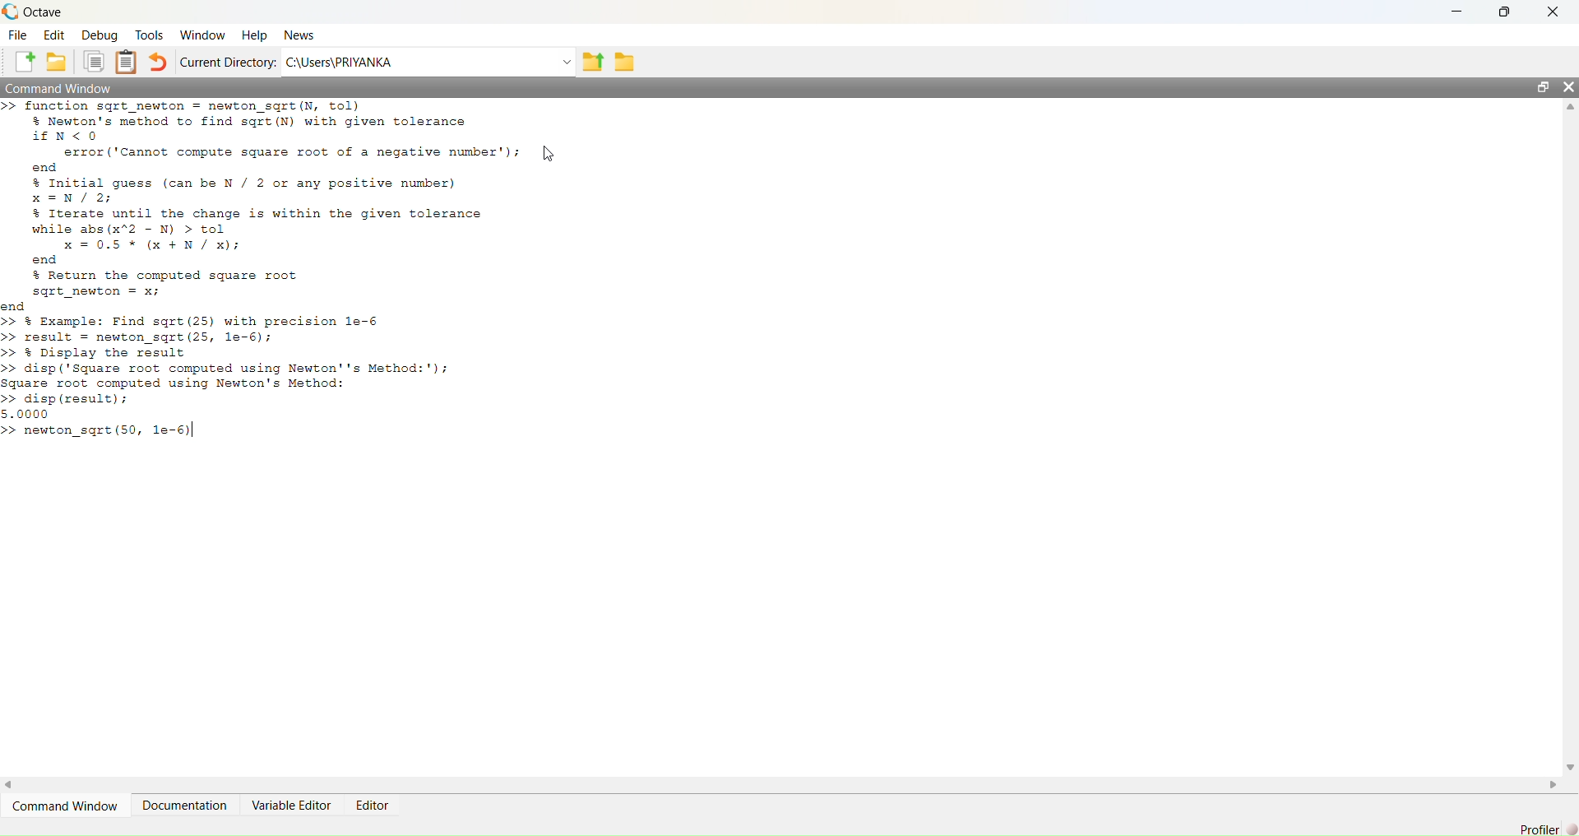 This screenshot has width=1579, height=836. What do you see at coordinates (188, 805) in the screenshot?
I see `Documentation` at bounding box center [188, 805].